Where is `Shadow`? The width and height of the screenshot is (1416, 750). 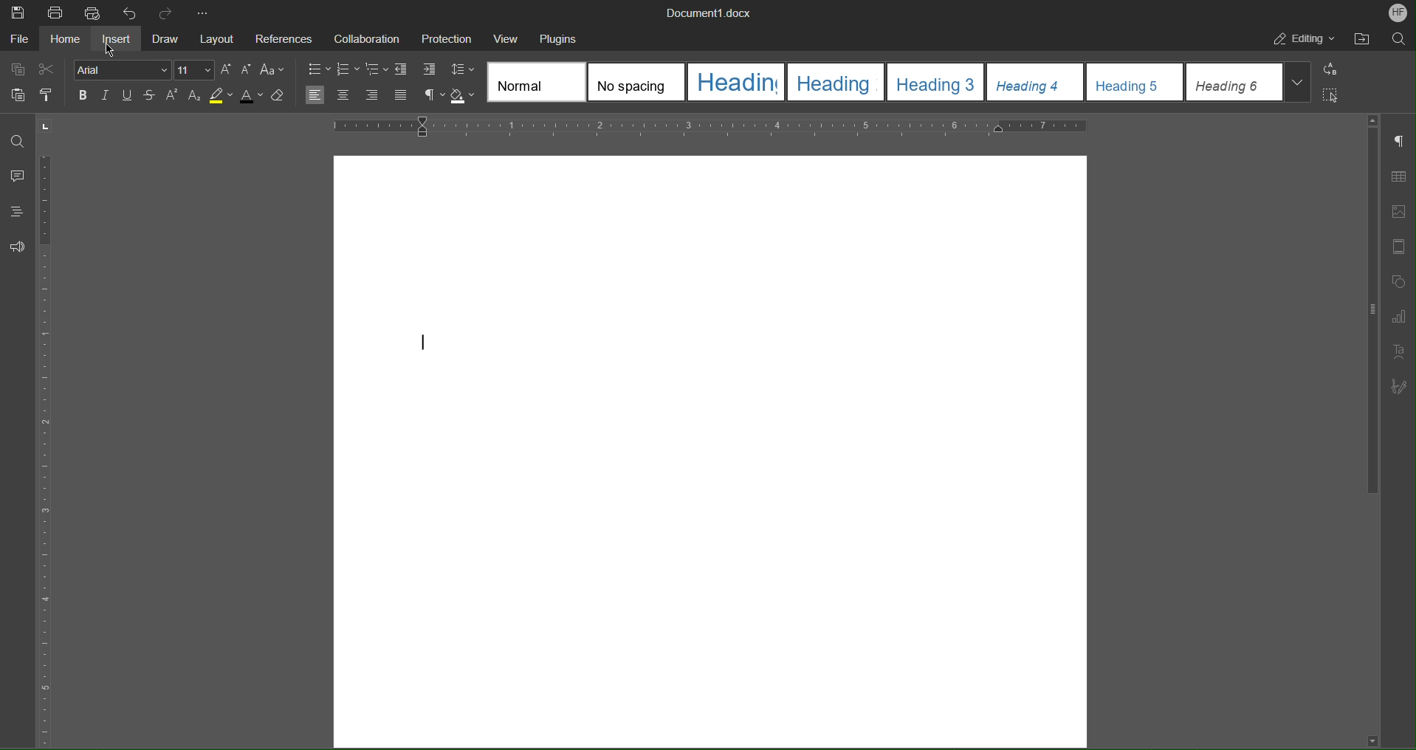
Shadow is located at coordinates (462, 95).